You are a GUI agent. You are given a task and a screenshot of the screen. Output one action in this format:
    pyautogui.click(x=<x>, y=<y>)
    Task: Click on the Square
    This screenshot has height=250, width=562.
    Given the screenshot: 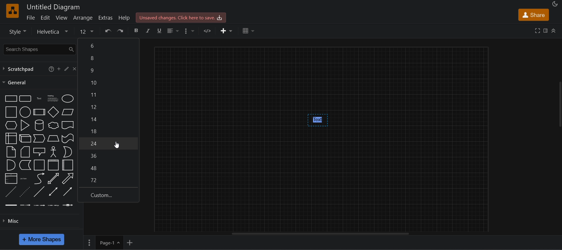 What is the action you would take?
    pyautogui.click(x=11, y=112)
    